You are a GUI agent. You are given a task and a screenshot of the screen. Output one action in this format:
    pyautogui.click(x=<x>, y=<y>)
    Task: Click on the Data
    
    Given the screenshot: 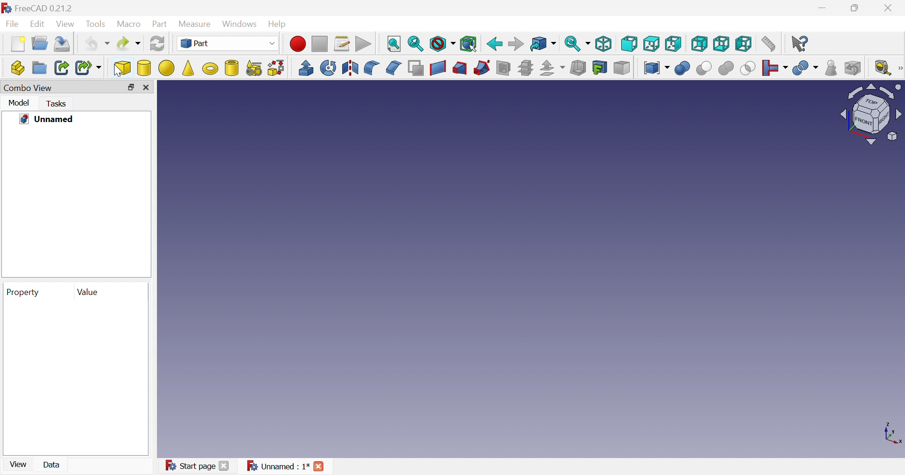 What is the action you would take?
    pyautogui.click(x=52, y=465)
    